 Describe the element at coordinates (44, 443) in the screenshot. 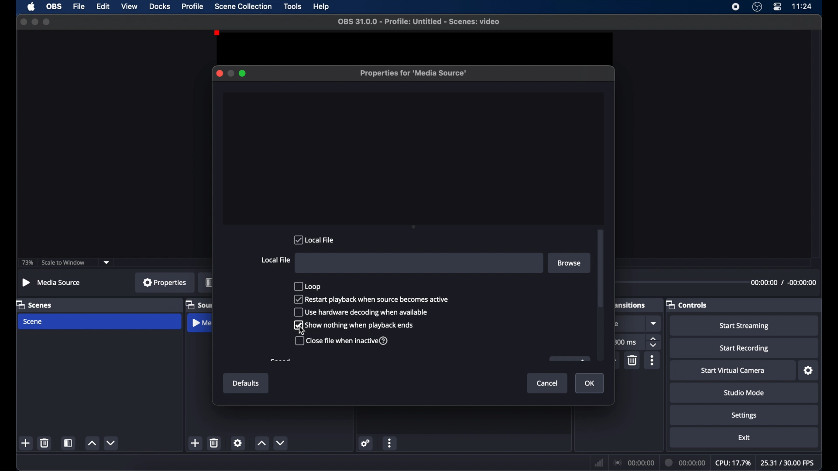

I see `delete` at that location.